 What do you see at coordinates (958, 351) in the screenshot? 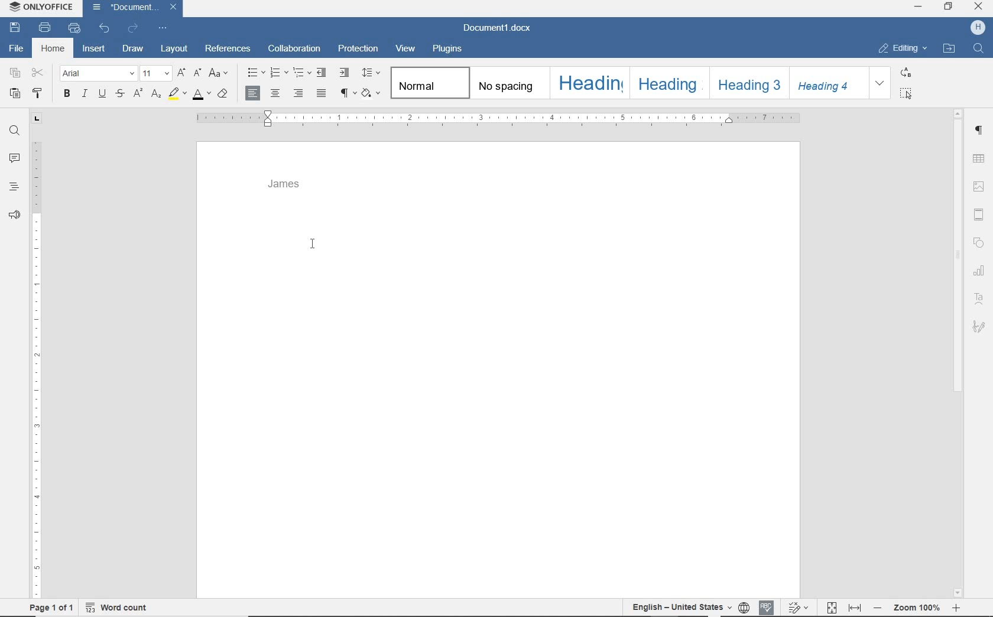
I see `scrollbar` at bounding box center [958, 351].